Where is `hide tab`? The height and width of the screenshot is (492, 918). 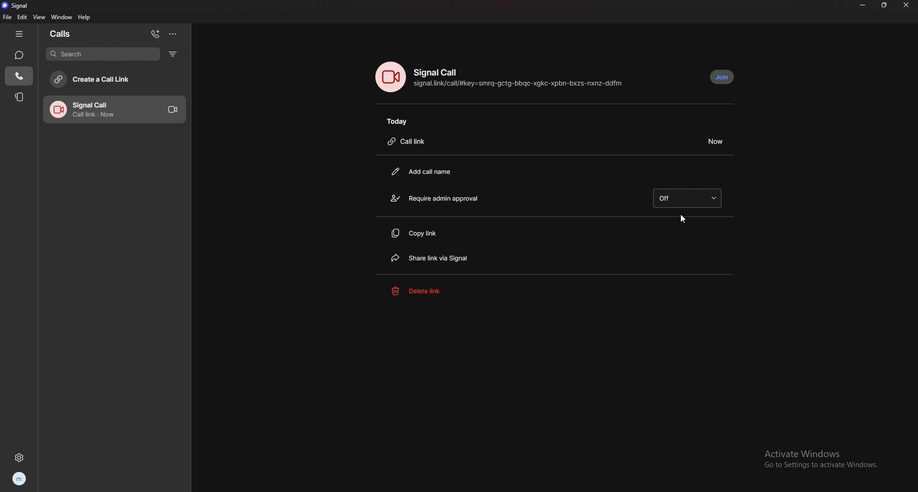
hide tab is located at coordinates (20, 33).